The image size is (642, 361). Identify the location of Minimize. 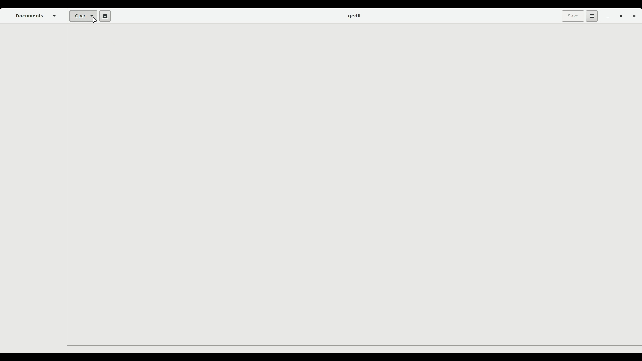
(606, 17).